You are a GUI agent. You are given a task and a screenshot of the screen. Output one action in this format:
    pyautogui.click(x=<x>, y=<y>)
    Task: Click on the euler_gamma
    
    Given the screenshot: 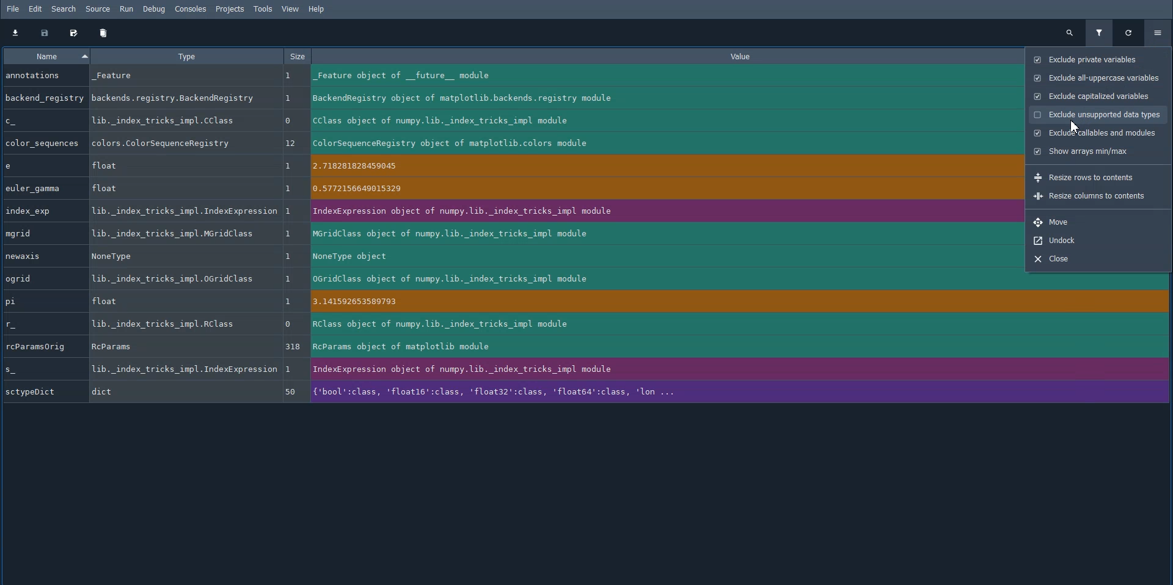 What is the action you would take?
    pyautogui.click(x=40, y=188)
    